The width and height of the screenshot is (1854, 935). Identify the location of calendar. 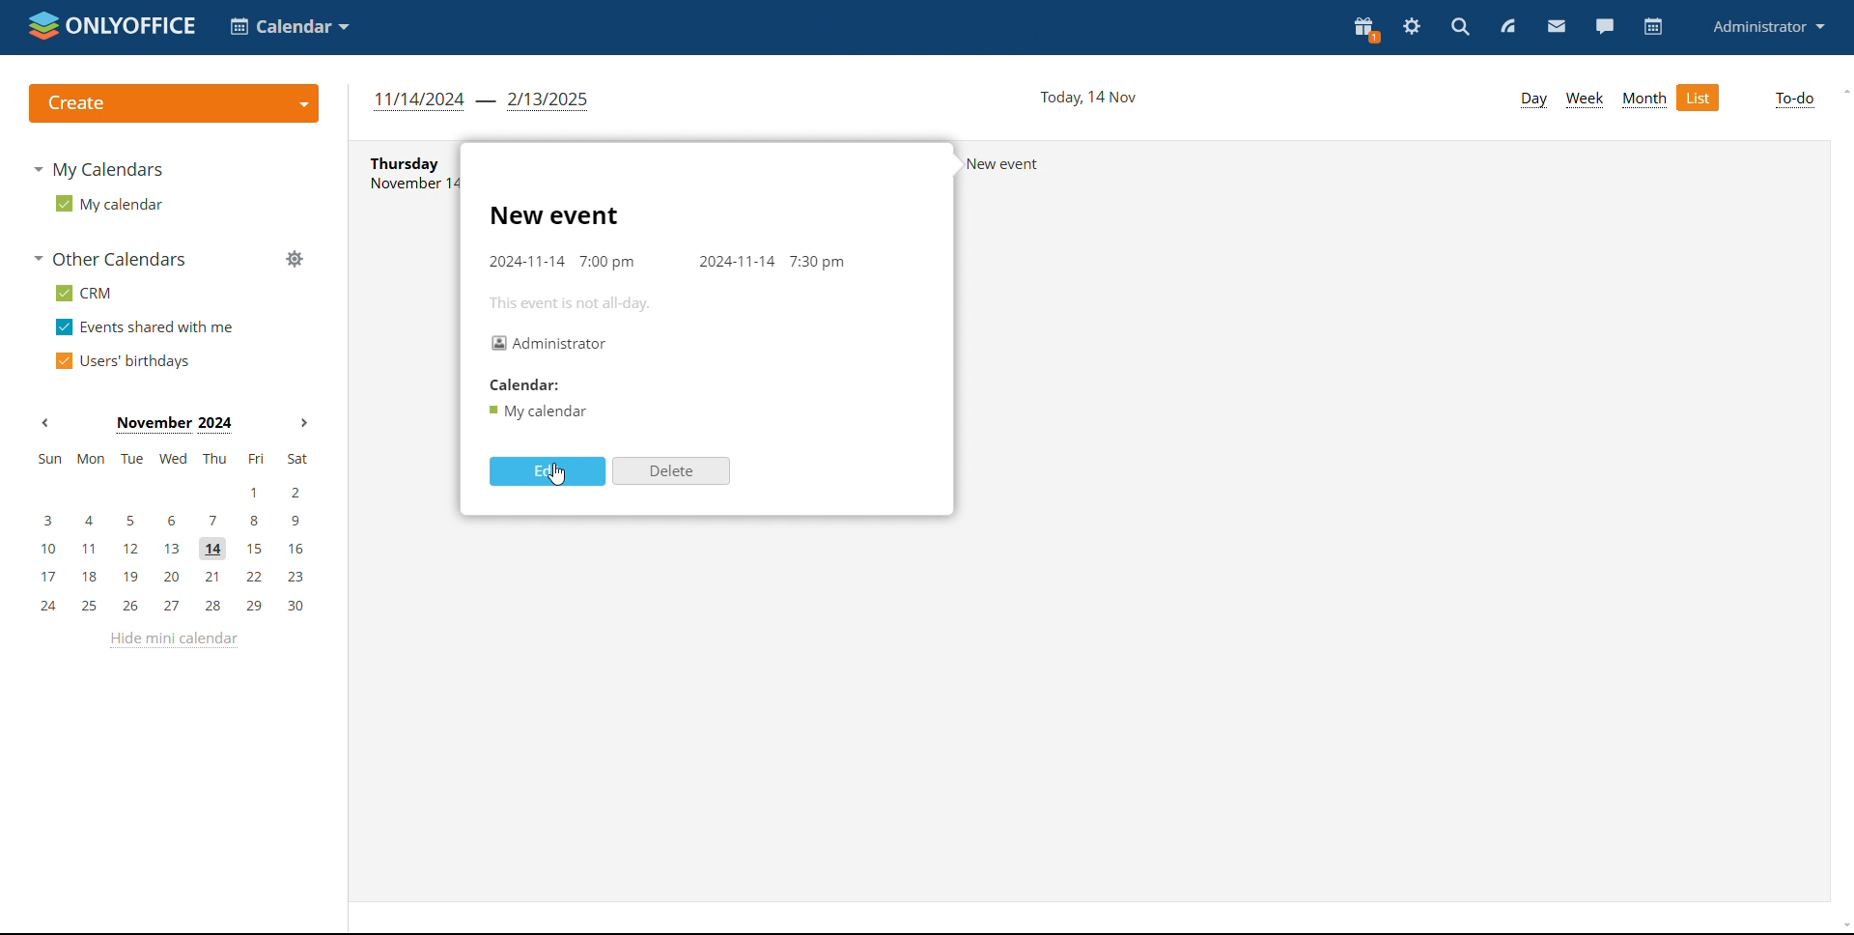
(539, 412).